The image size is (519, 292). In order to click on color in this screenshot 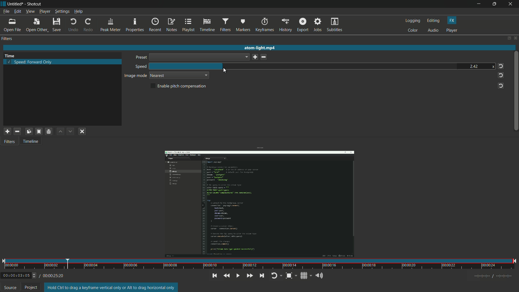, I will do `click(413, 31)`.